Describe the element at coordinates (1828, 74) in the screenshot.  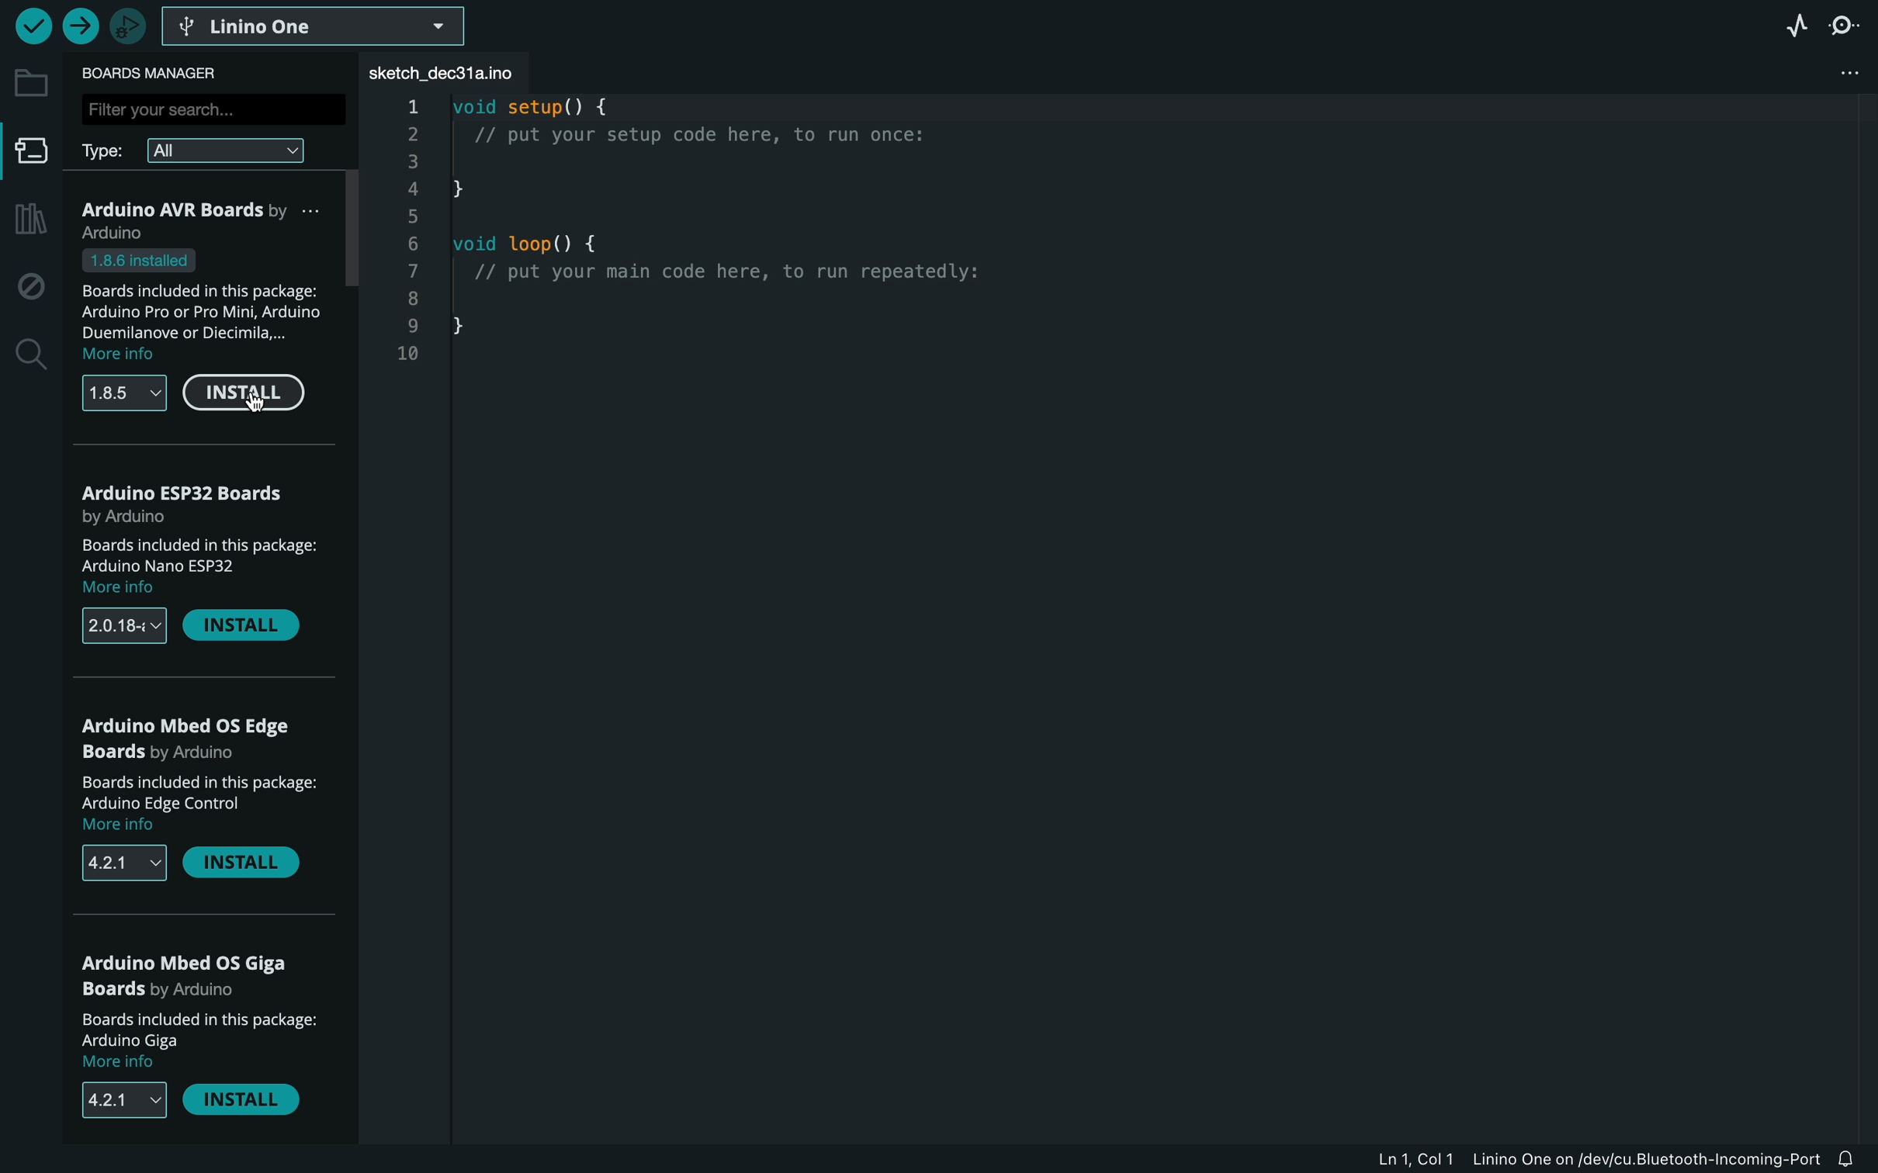
I see `file setting` at that location.